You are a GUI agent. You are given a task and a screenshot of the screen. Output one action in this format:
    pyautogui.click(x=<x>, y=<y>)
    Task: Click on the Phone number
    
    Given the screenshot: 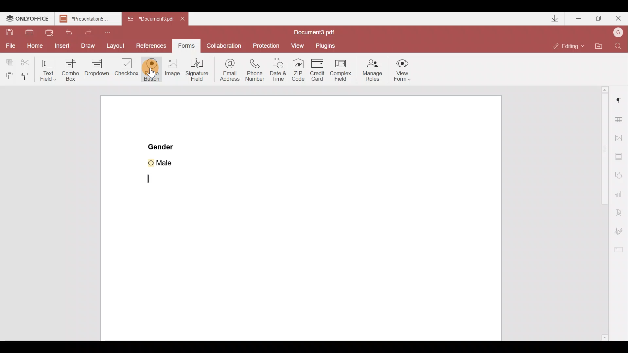 What is the action you would take?
    pyautogui.click(x=257, y=69)
    